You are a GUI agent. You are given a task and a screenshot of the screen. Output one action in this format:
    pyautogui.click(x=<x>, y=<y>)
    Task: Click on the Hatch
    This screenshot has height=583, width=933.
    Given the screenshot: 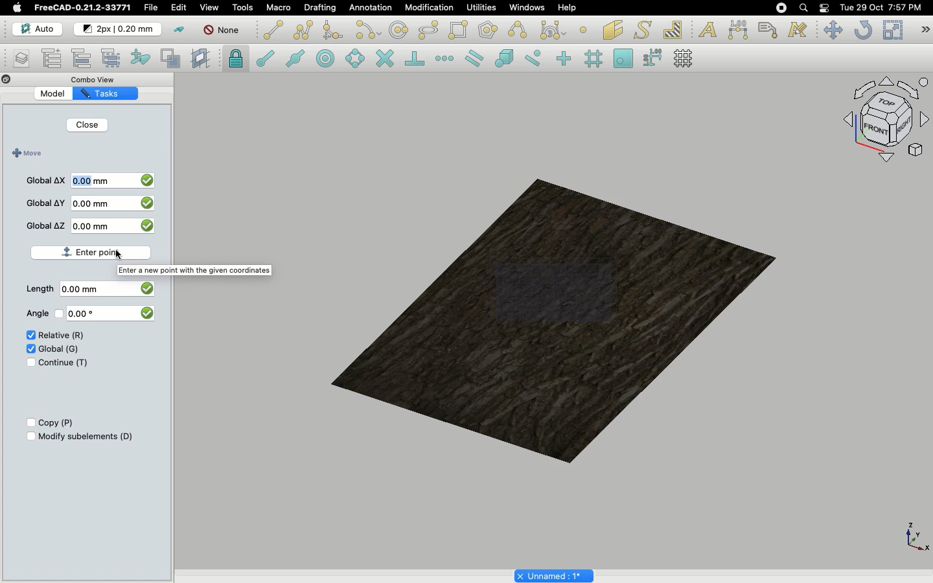 What is the action you would take?
    pyautogui.click(x=673, y=30)
    